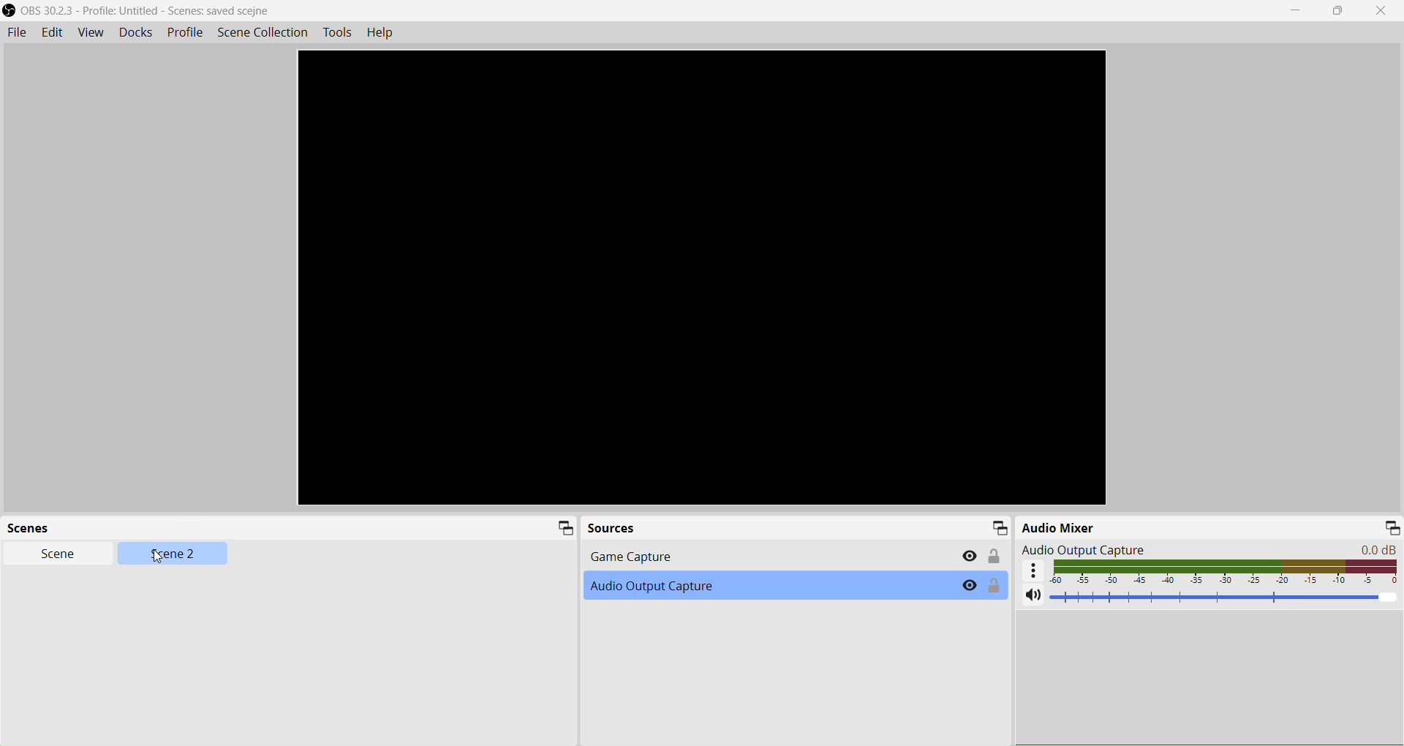  I want to click on Close, so click(1381, 11).